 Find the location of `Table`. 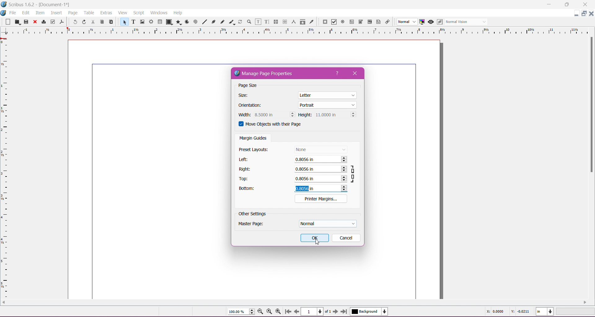

Table is located at coordinates (89, 13).